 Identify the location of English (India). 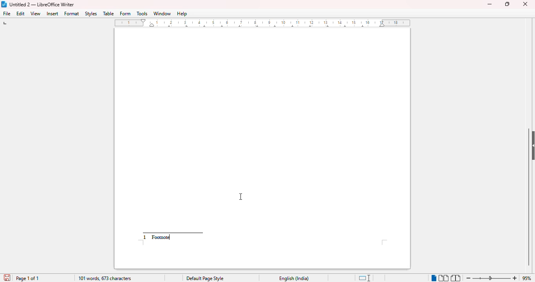
(294, 278).